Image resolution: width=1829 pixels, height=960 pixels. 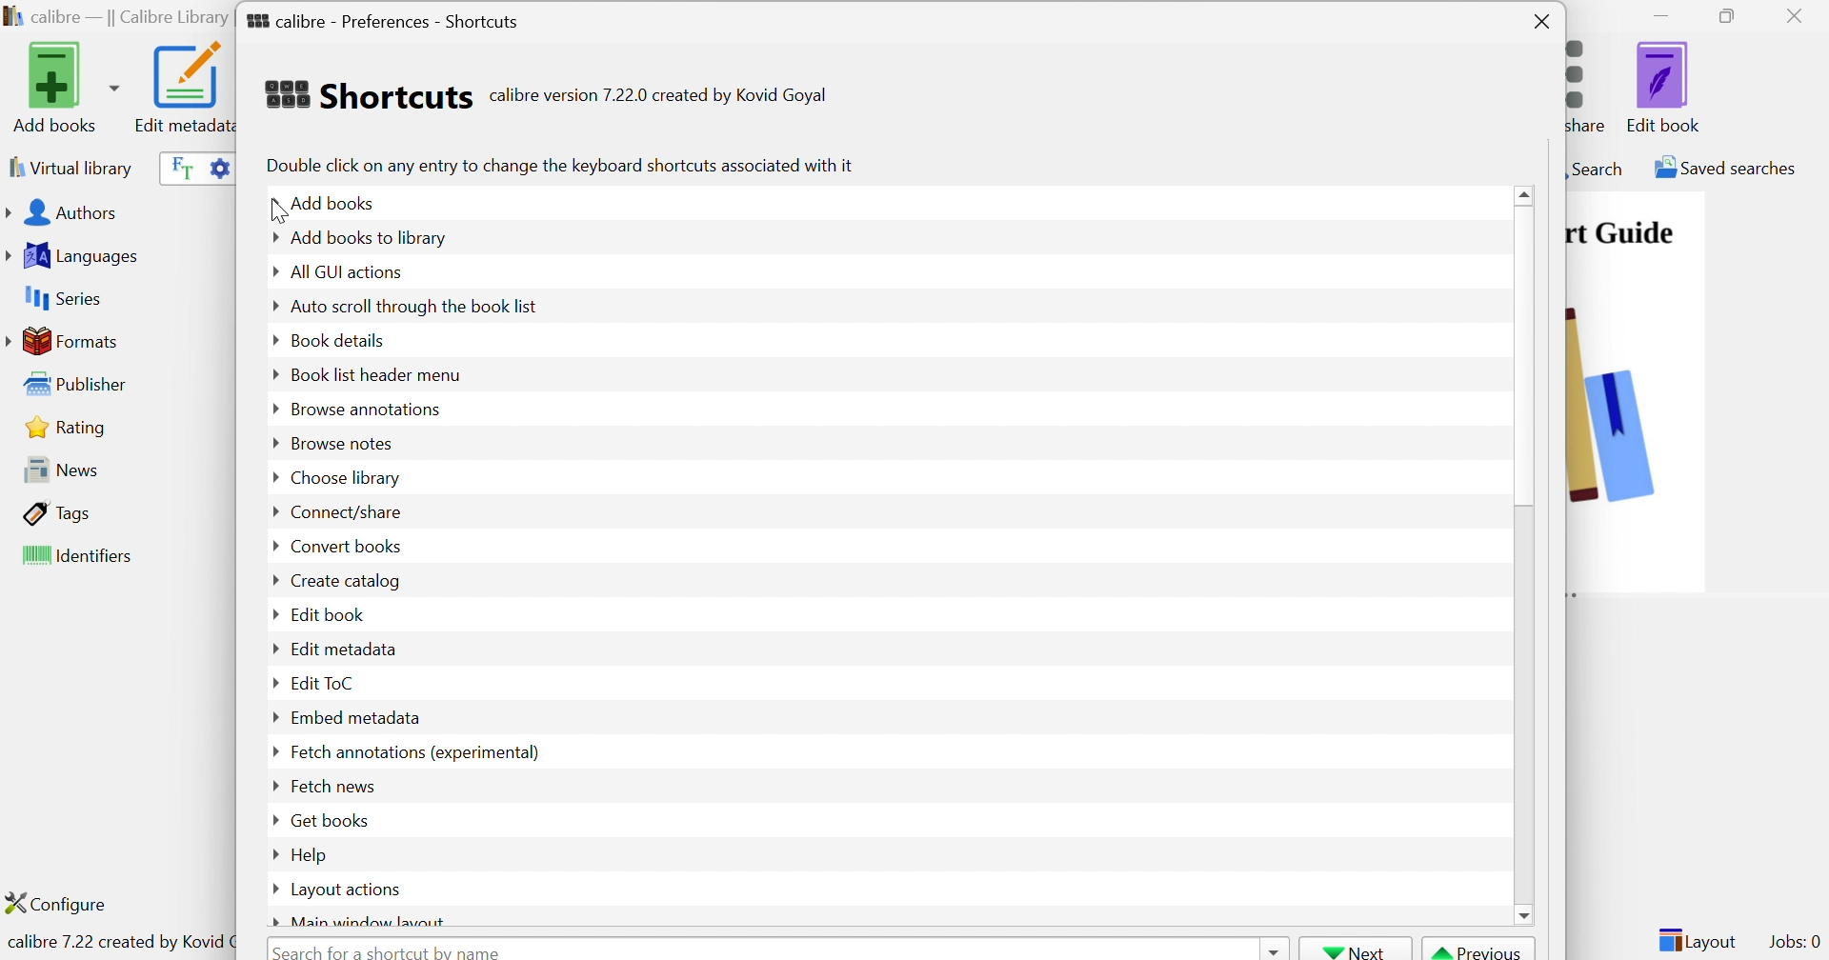 I want to click on Series, so click(x=60, y=299).